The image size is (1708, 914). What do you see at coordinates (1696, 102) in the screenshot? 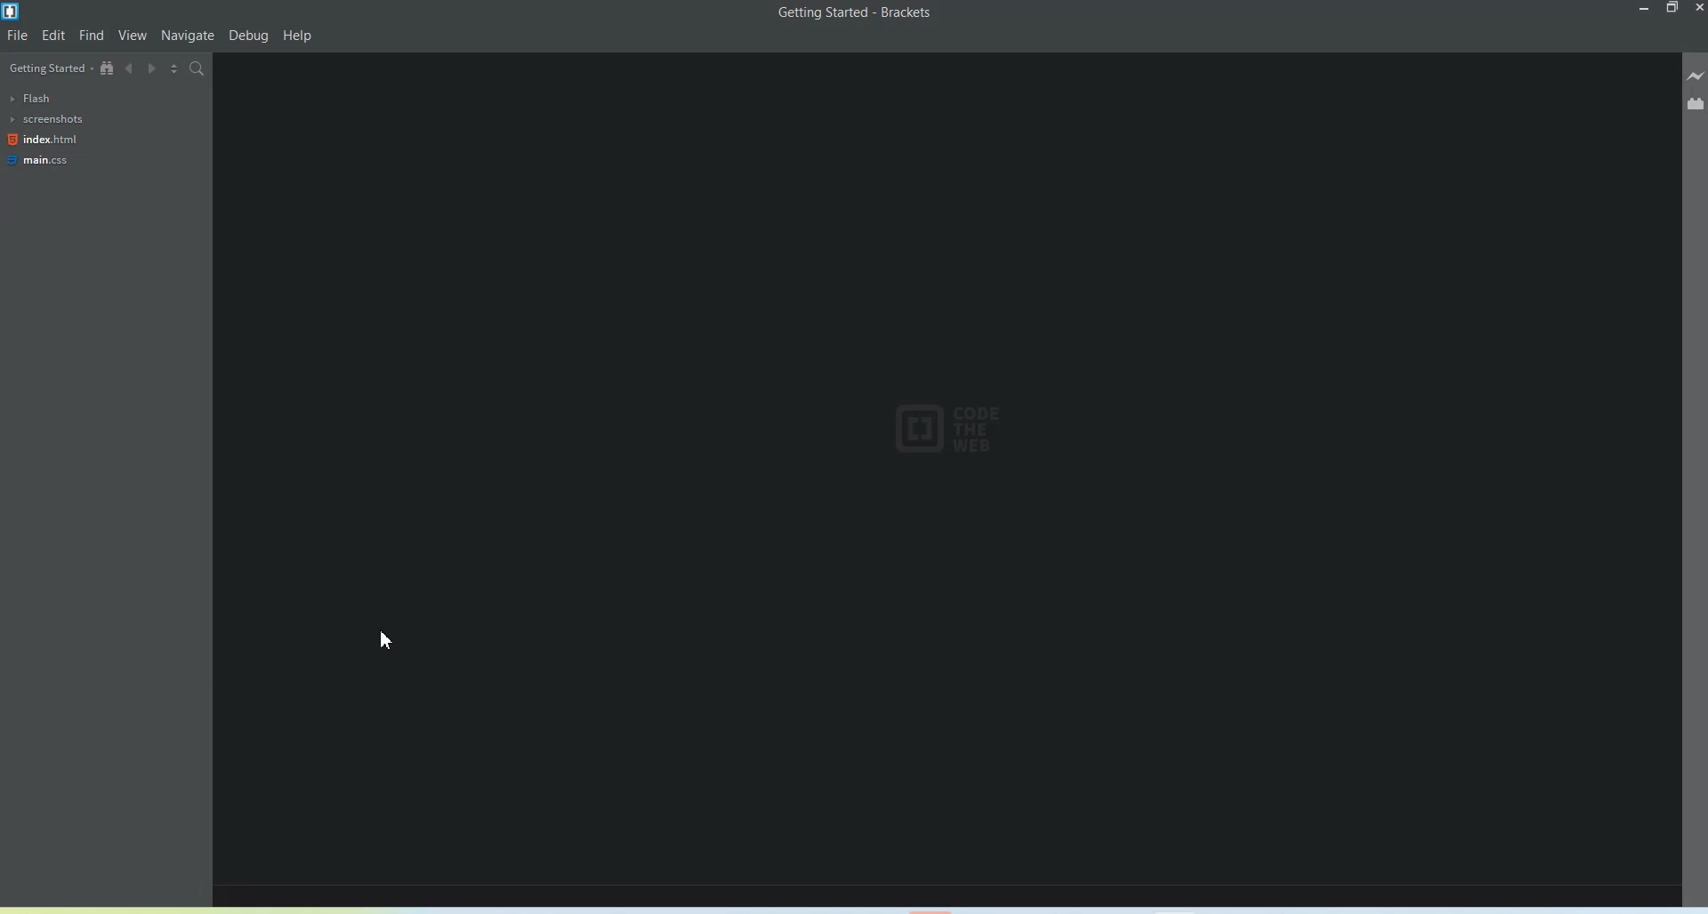
I see `Extension Manager` at bounding box center [1696, 102].